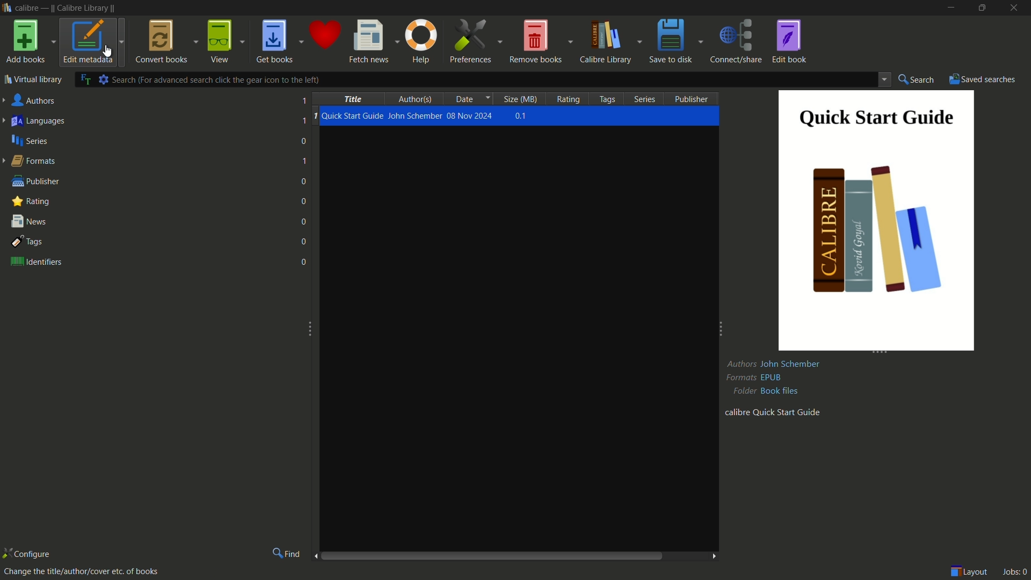 The width and height of the screenshot is (1031, 580). I want to click on expand, so click(309, 329).